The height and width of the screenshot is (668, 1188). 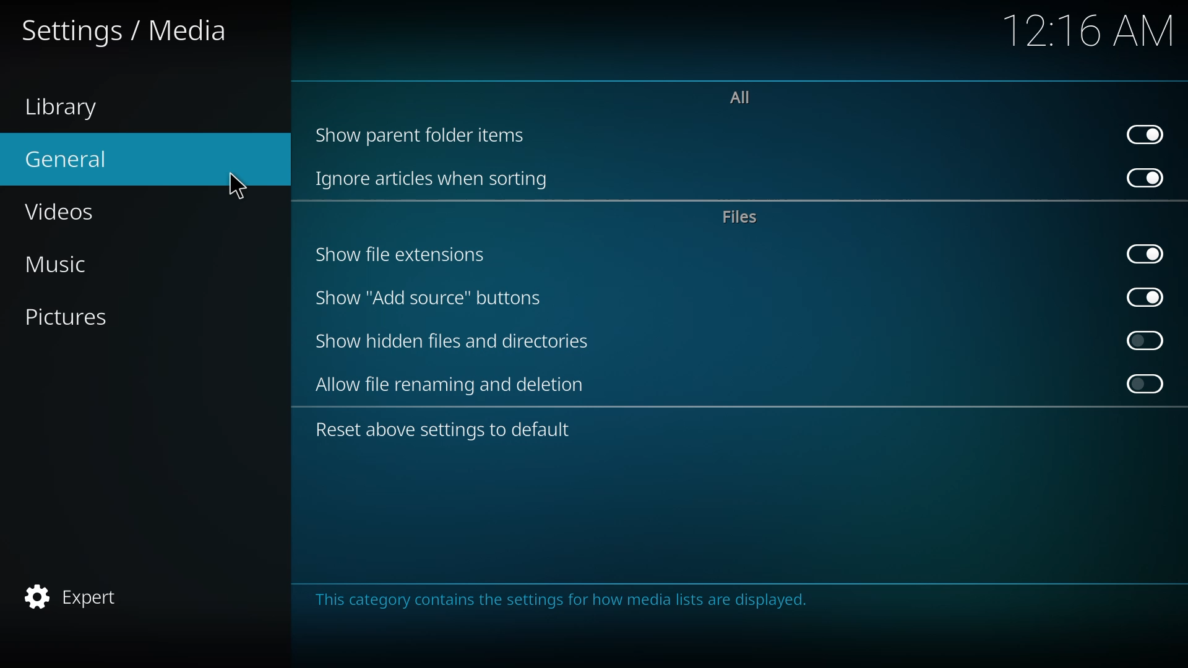 I want to click on show hidden files and directories, so click(x=455, y=341).